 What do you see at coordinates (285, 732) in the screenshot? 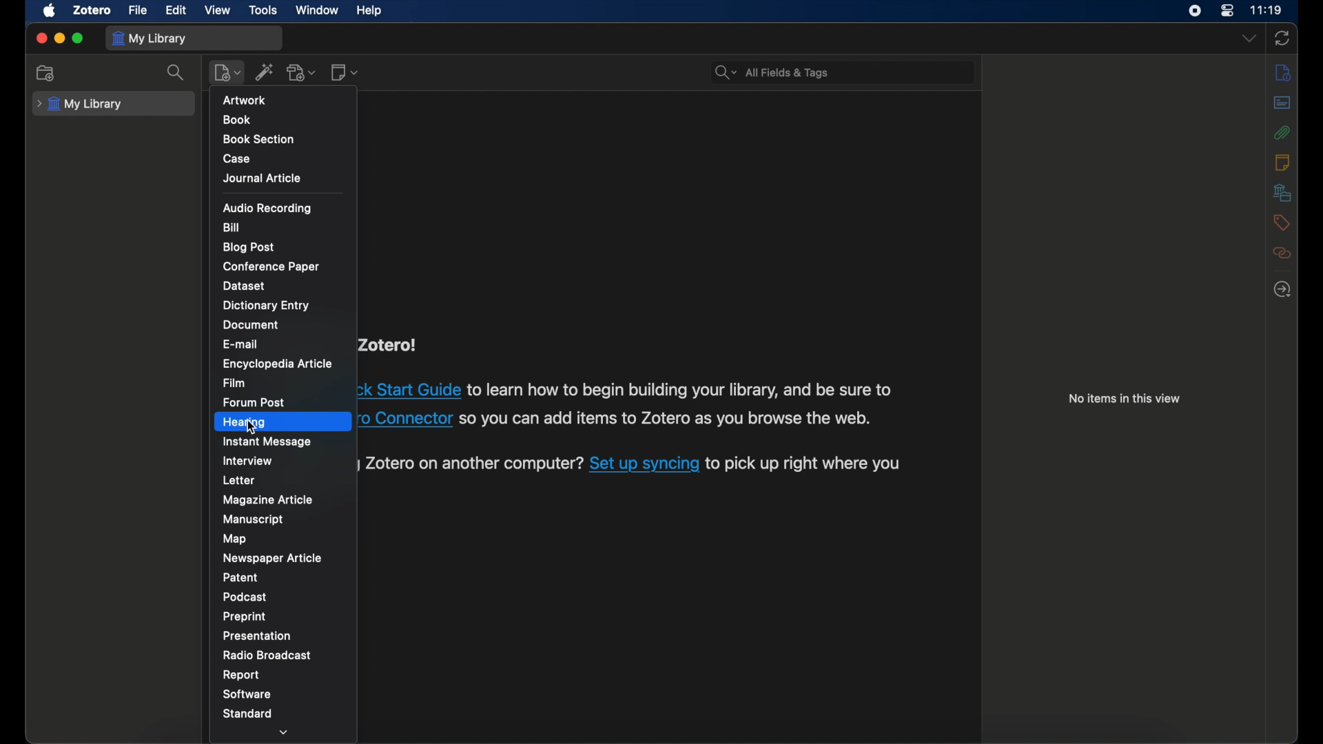
I see `dropdown` at bounding box center [285, 732].